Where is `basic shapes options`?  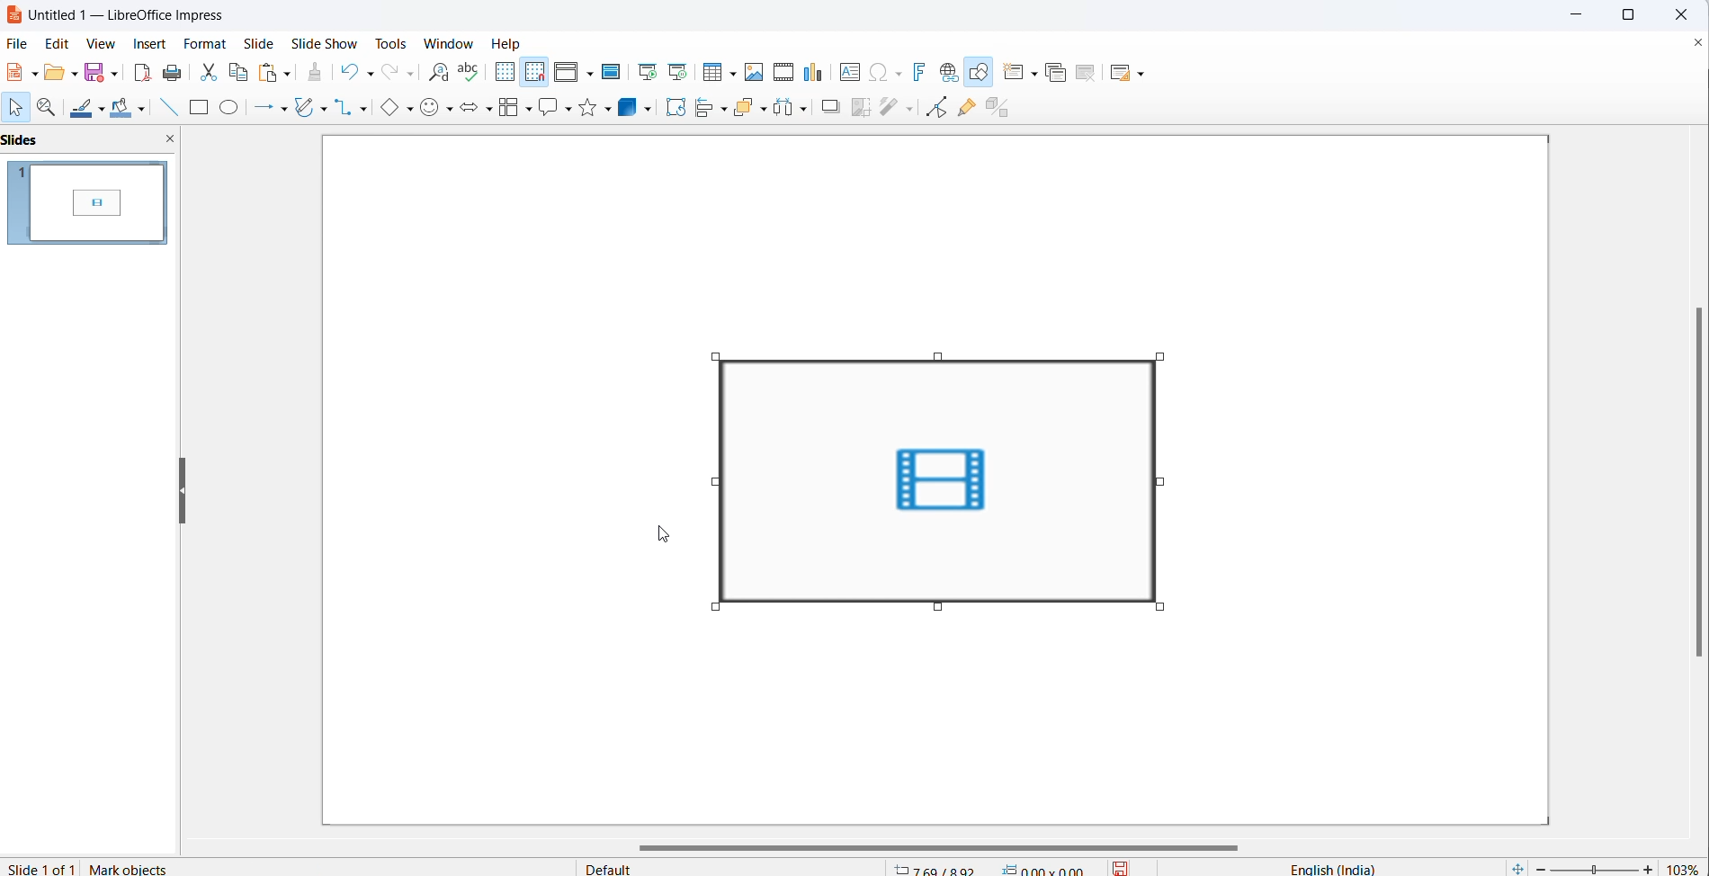 basic shapes options is located at coordinates (412, 111).